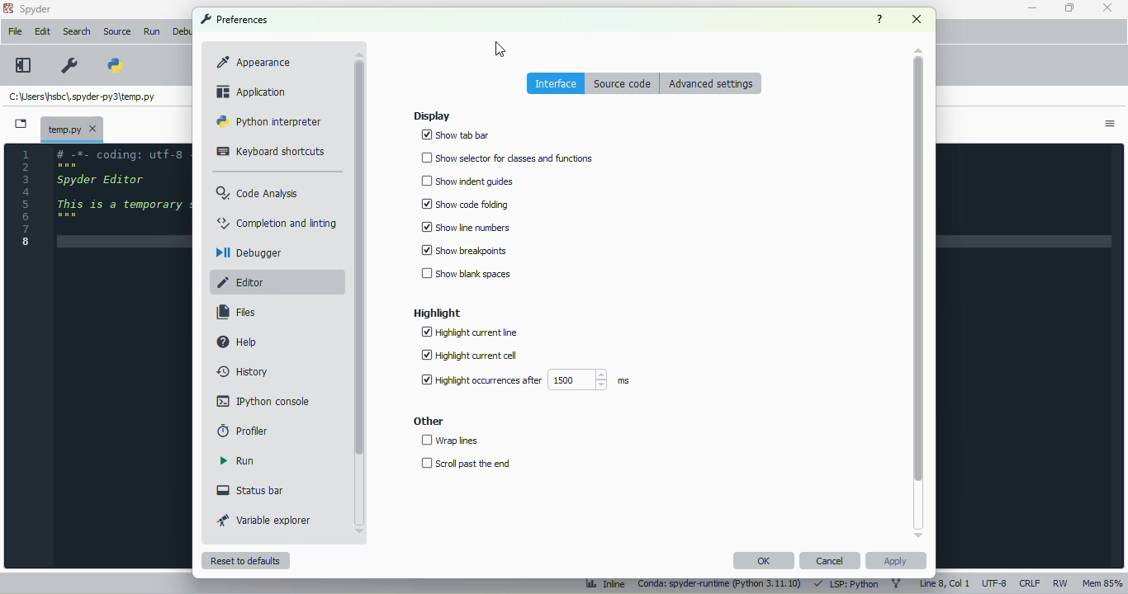 The image size is (1128, 594). What do you see at coordinates (78, 31) in the screenshot?
I see `search` at bounding box center [78, 31].